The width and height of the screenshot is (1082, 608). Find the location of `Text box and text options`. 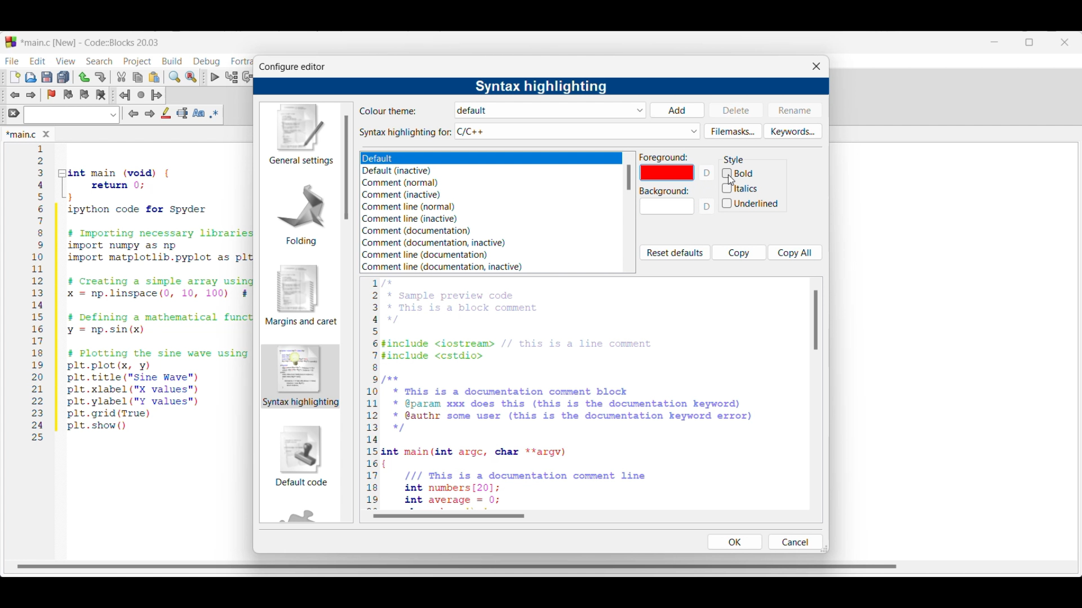

Text box and text options is located at coordinates (71, 115).